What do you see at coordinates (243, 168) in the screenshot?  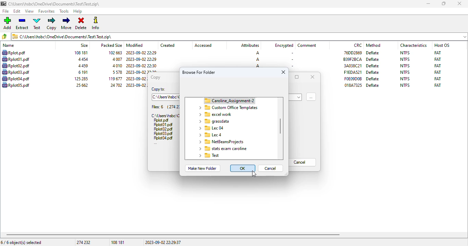 I see `OK` at bounding box center [243, 168].